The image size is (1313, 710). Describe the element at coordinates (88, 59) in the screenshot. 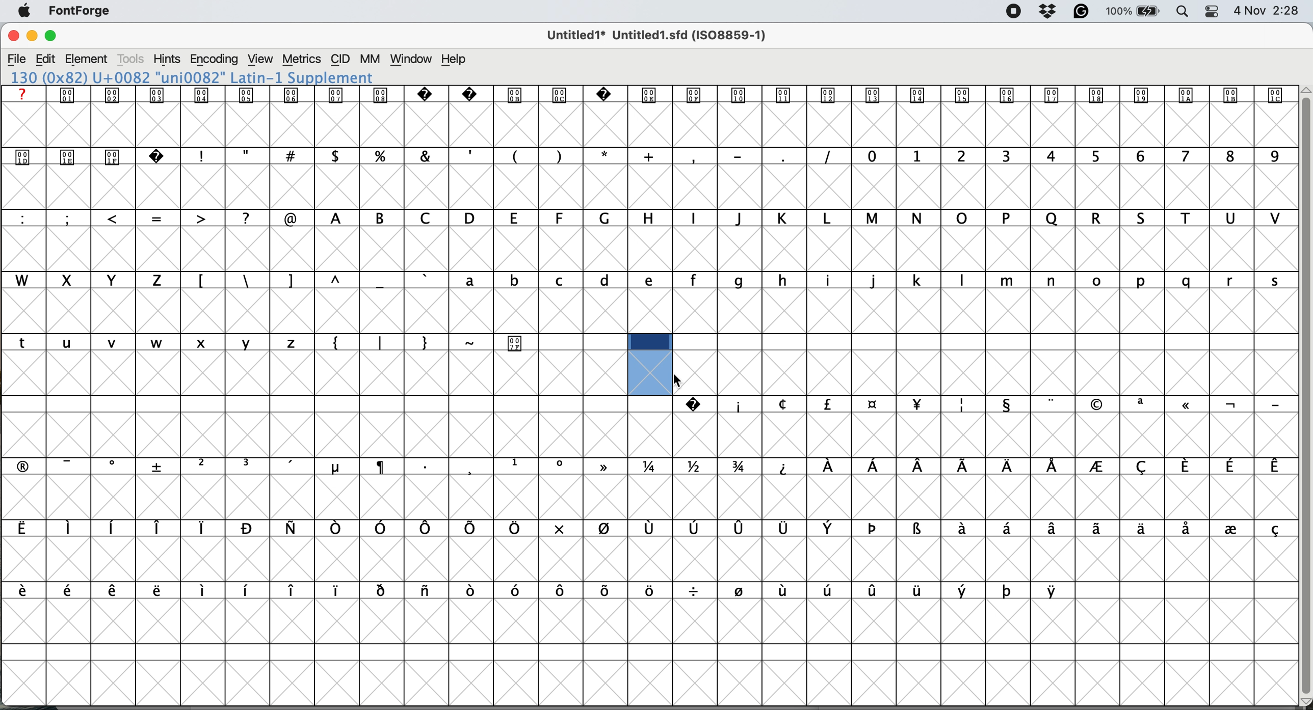

I see `element` at that location.